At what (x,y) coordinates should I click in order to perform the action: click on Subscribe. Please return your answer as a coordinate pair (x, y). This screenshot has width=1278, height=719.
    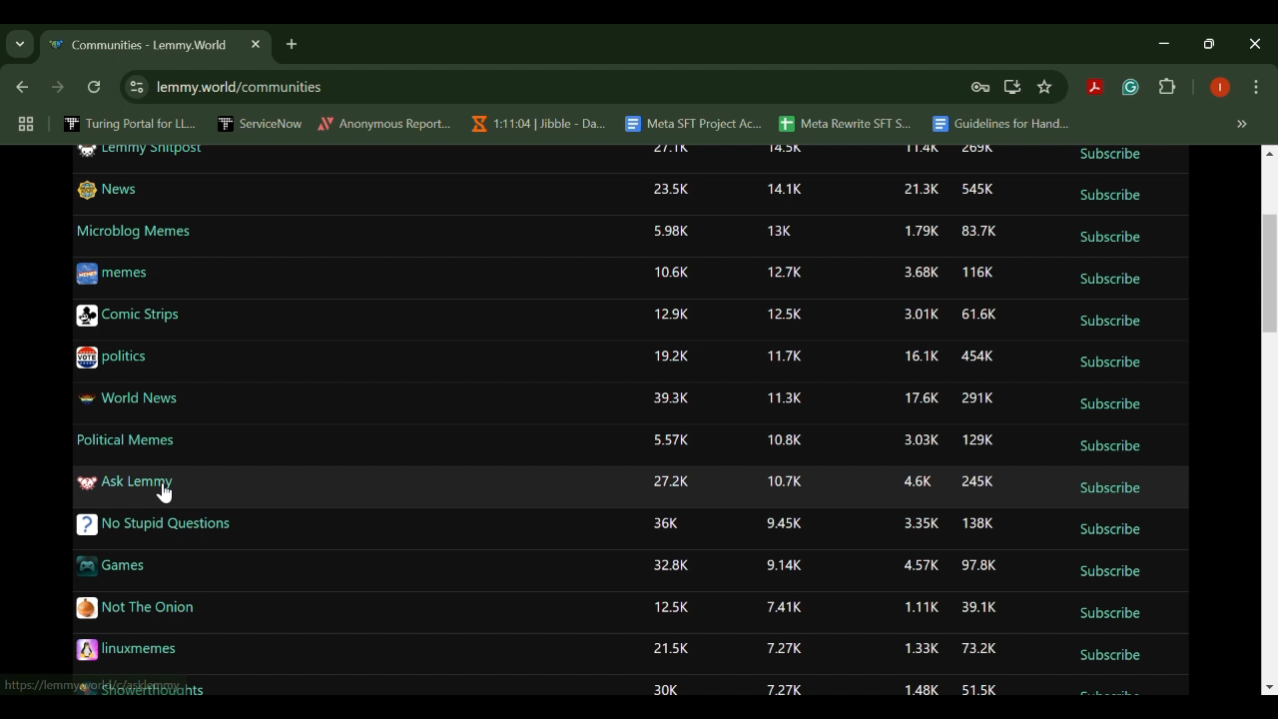
    Looking at the image, I should click on (1108, 280).